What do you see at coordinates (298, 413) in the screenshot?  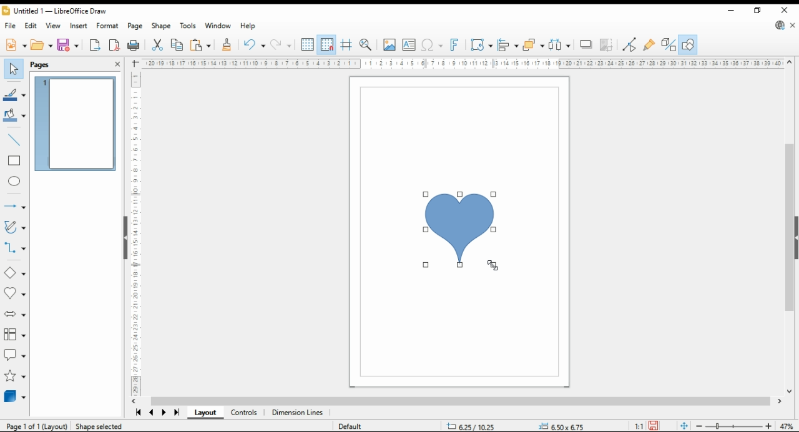 I see `dimension lines` at bounding box center [298, 413].